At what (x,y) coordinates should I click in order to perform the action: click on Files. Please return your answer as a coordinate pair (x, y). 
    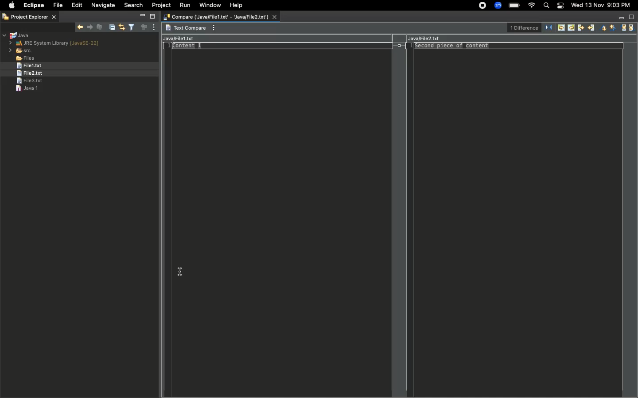
    Looking at the image, I should click on (20, 57).